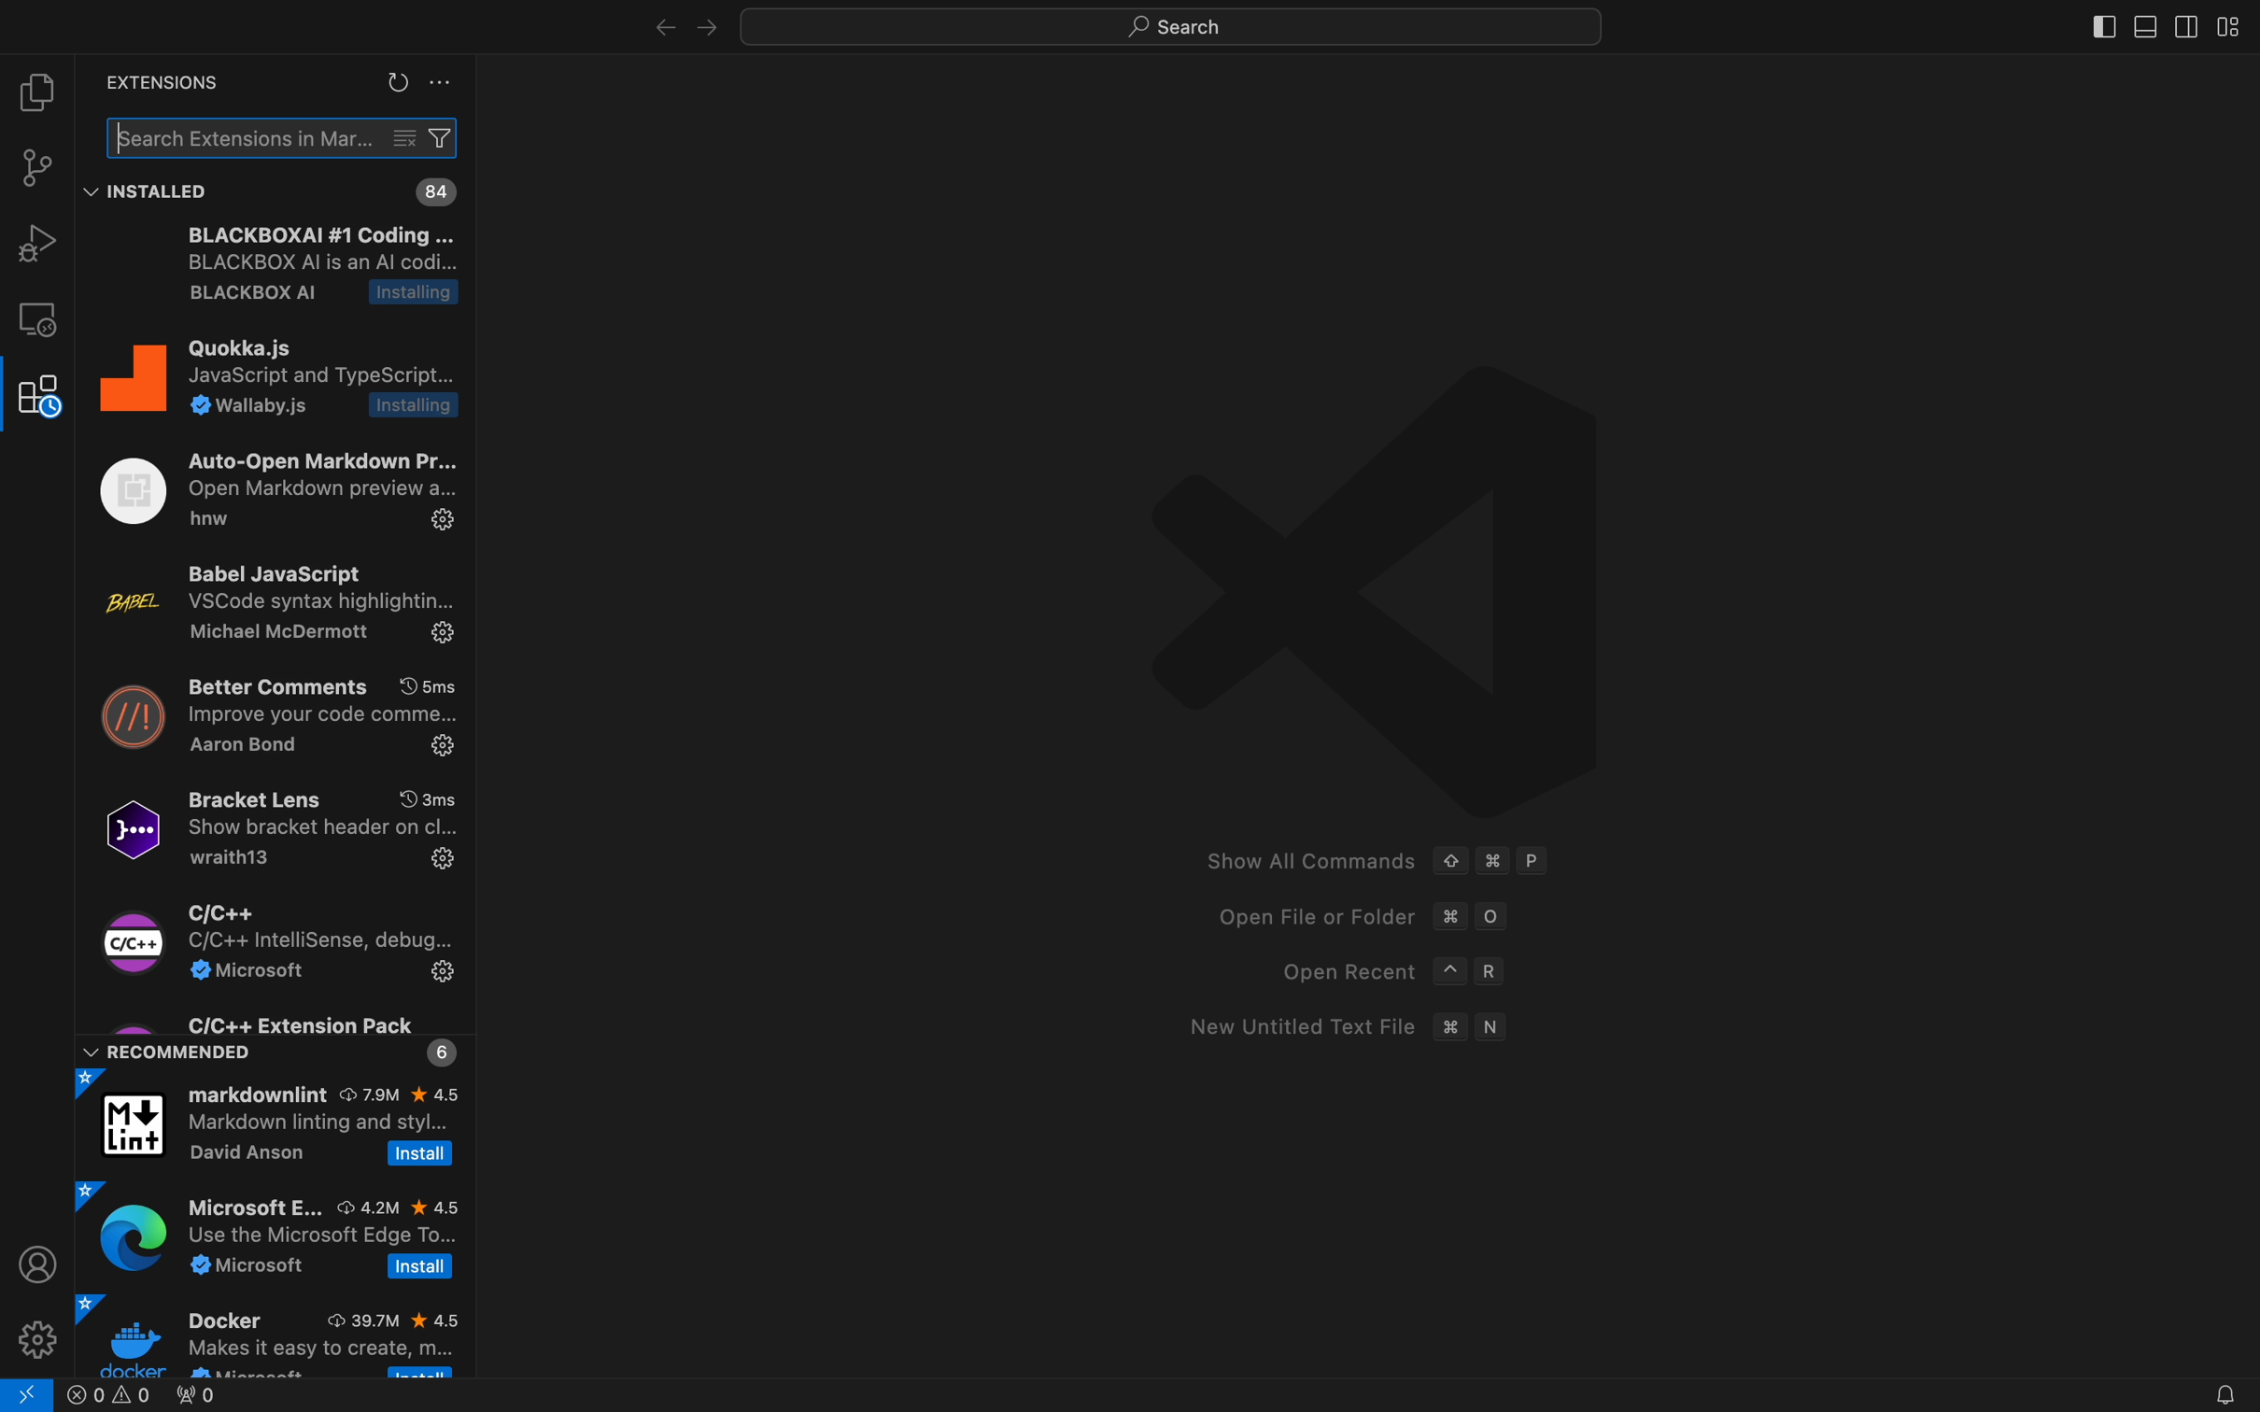 The image size is (2260, 1412). I want to click on toggle bar, so click(2099, 26).